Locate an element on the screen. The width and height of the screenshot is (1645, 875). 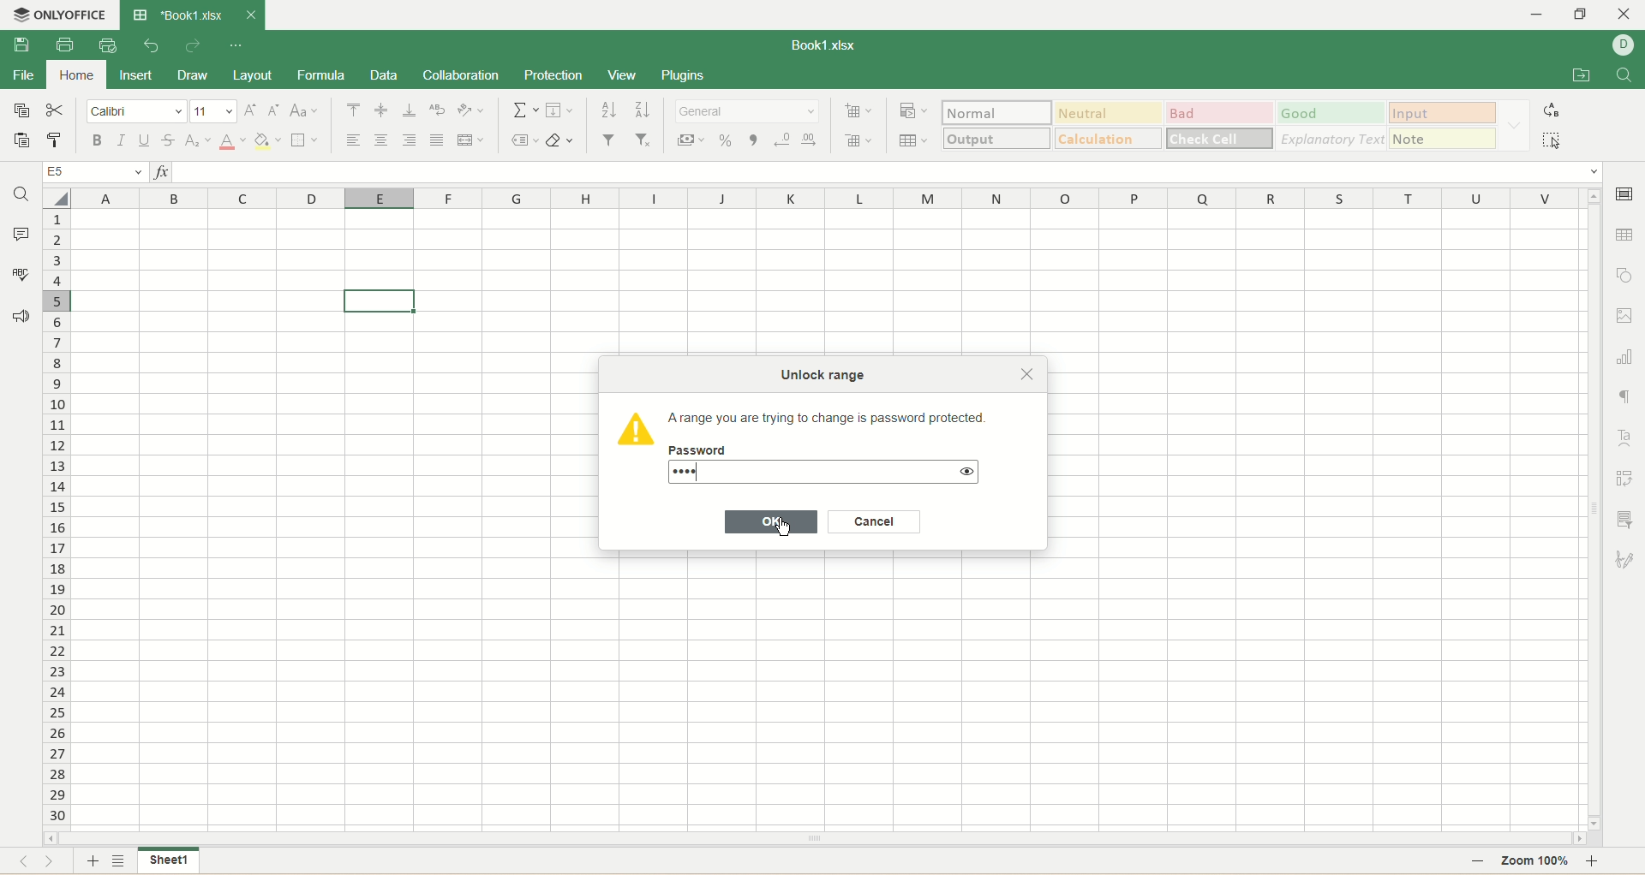
remove filter is located at coordinates (646, 139).